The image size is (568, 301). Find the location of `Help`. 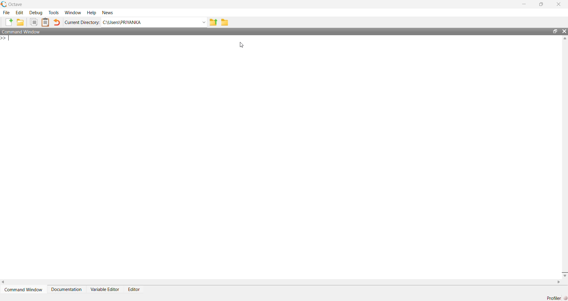

Help is located at coordinates (92, 12).